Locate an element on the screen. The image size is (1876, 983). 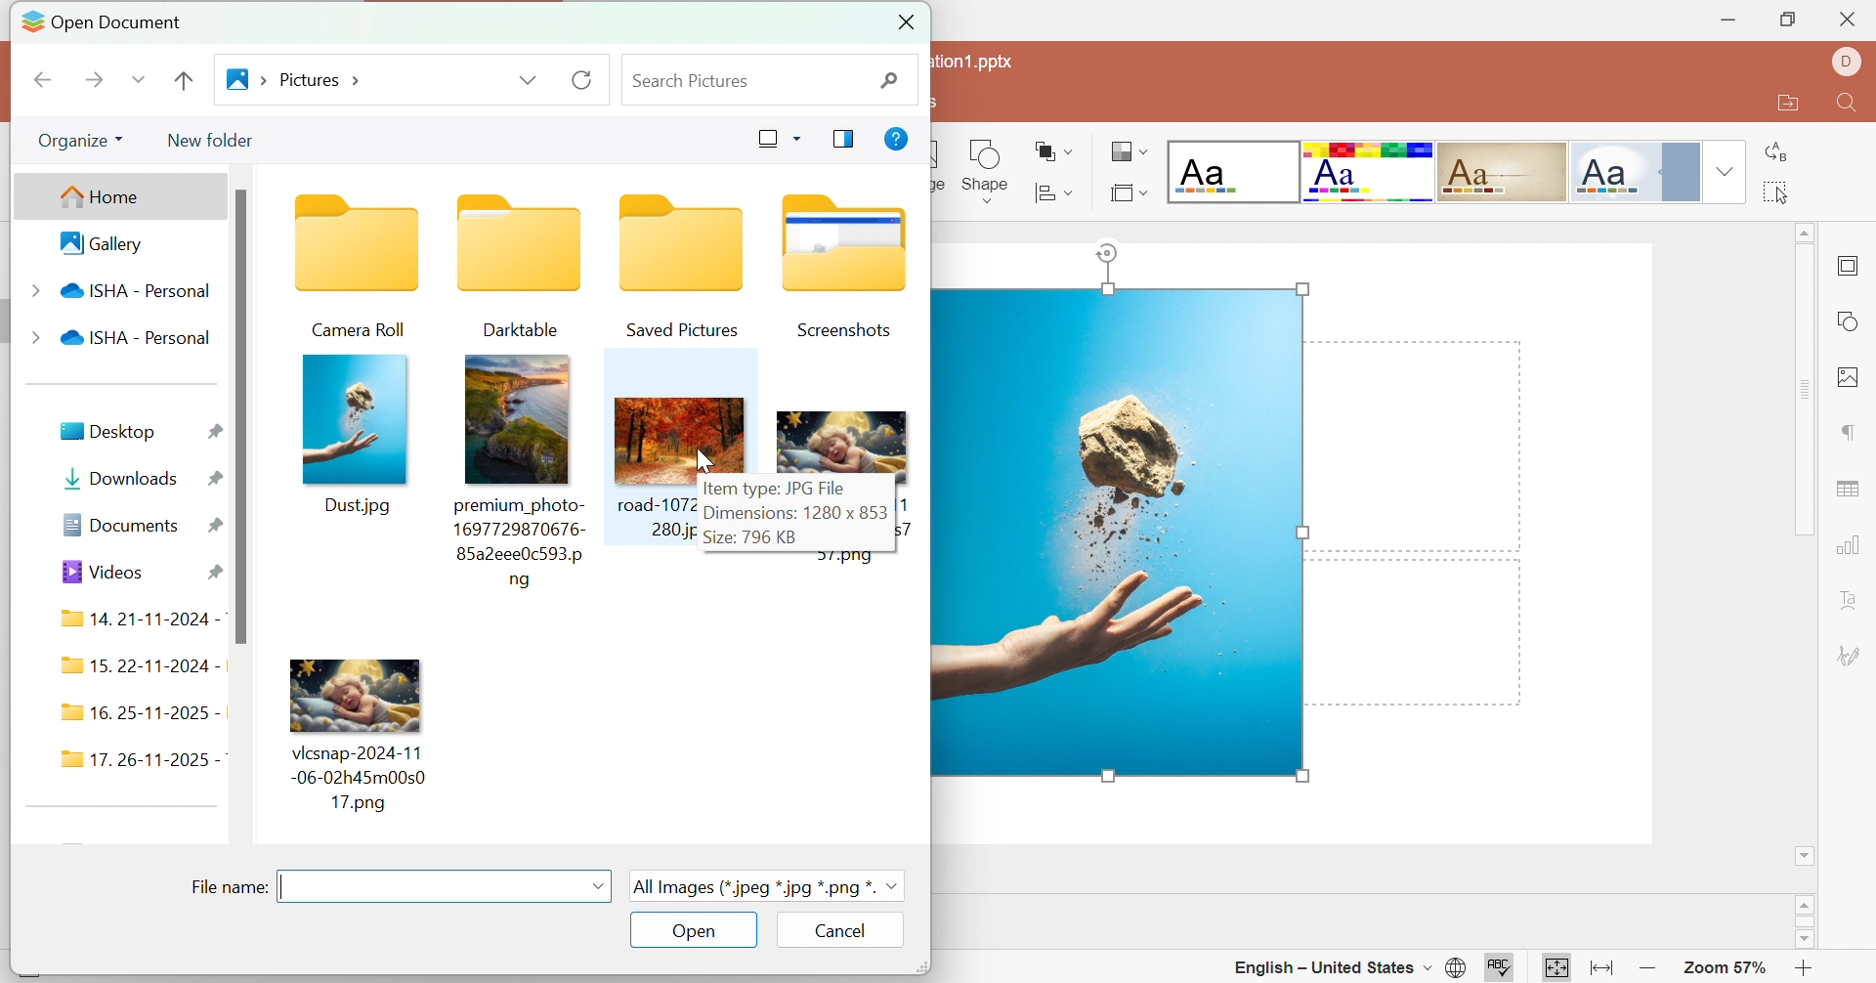
All images (*.jpeg *.jpg *.png) is located at coordinates (768, 884).